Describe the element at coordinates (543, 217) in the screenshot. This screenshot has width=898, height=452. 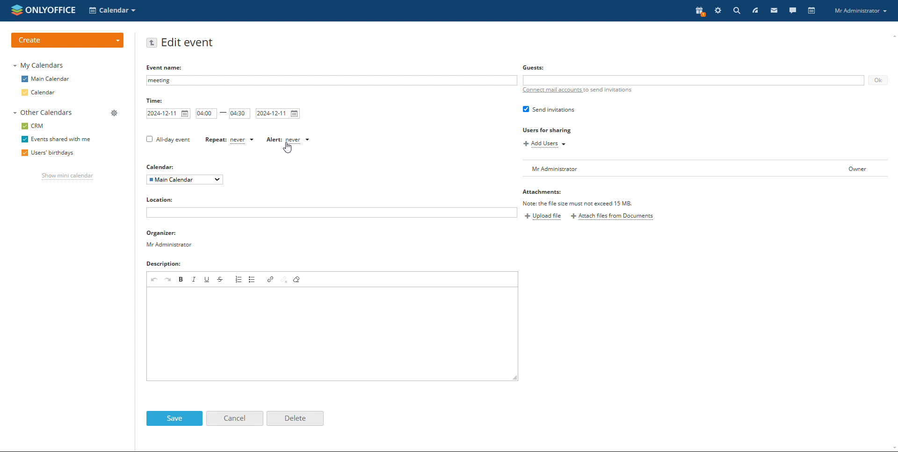
I see `upload files` at that location.